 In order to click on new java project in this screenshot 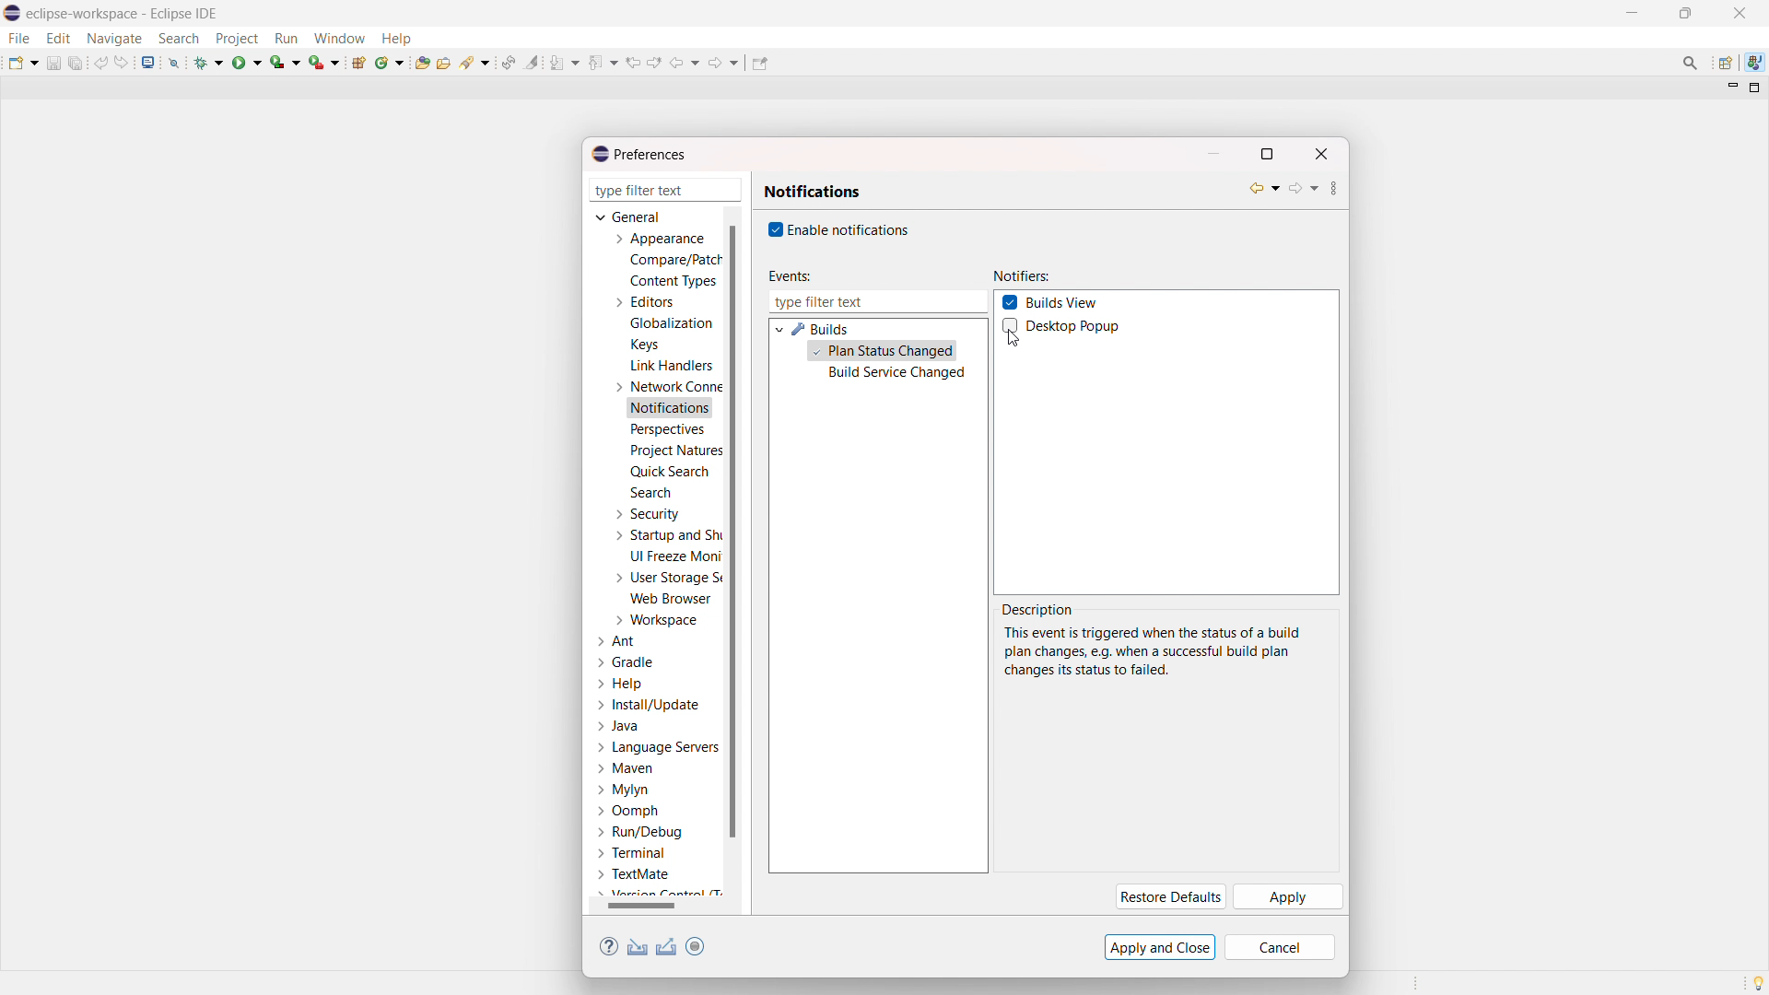, I will do `click(360, 63)`.